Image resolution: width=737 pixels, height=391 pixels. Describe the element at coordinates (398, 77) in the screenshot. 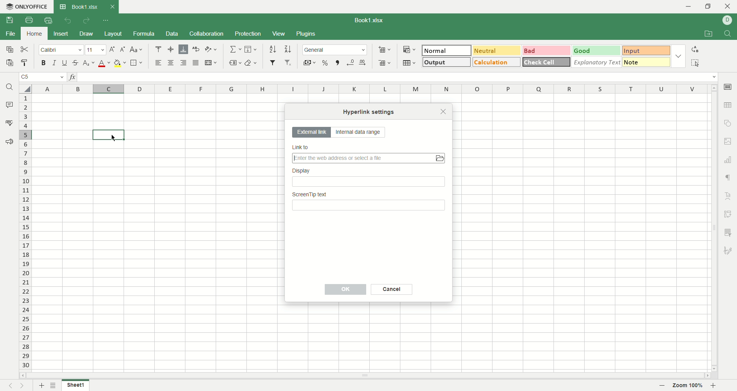

I see `formula bar` at that location.